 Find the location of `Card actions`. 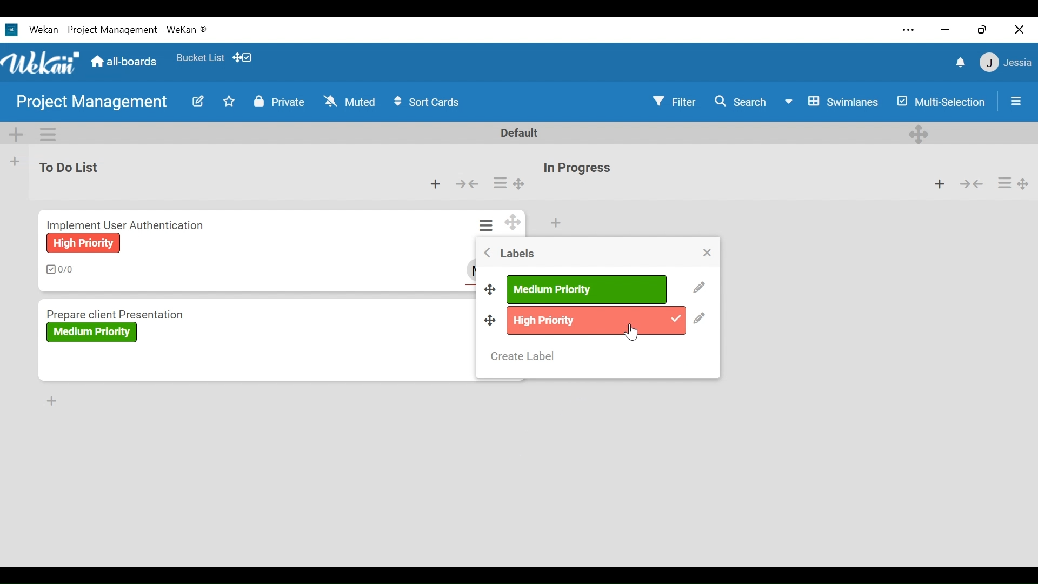

Card actions is located at coordinates (500, 183).